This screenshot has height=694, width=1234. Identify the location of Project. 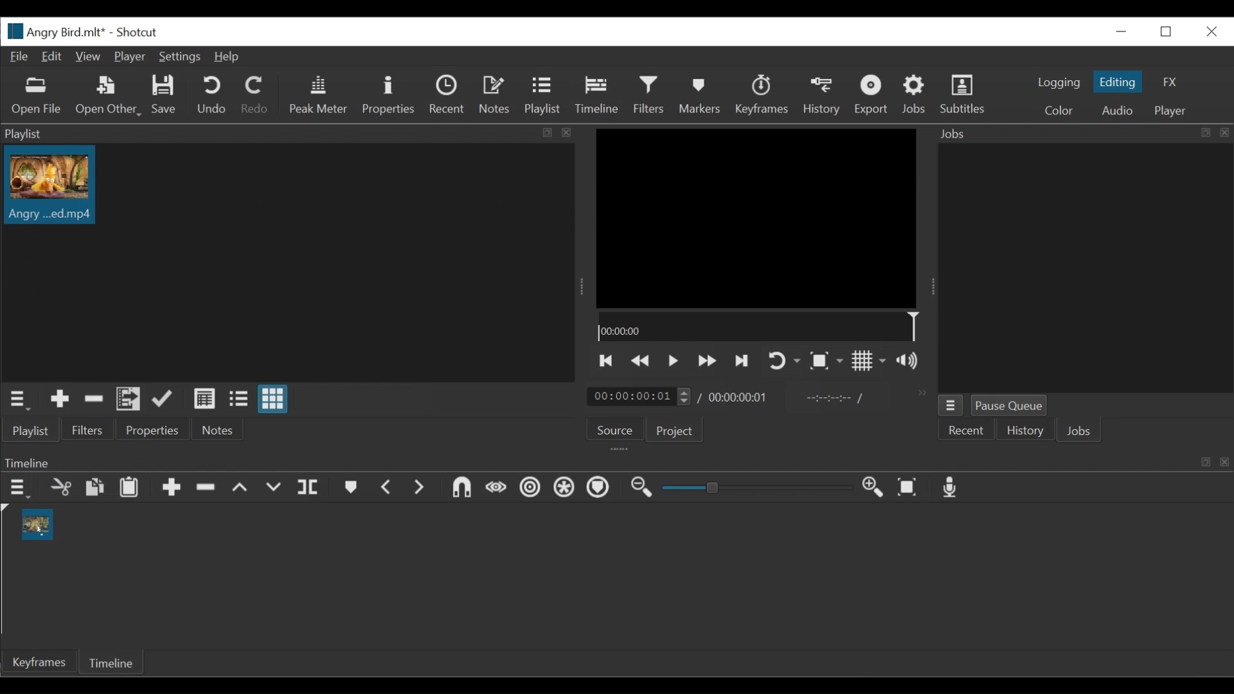
(675, 432).